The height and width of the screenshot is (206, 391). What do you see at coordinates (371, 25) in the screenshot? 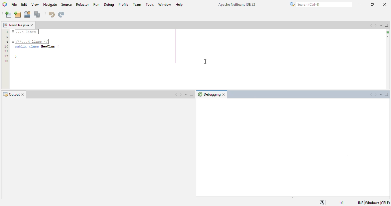
I see `scroll documents left` at bounding box center [371, 25].